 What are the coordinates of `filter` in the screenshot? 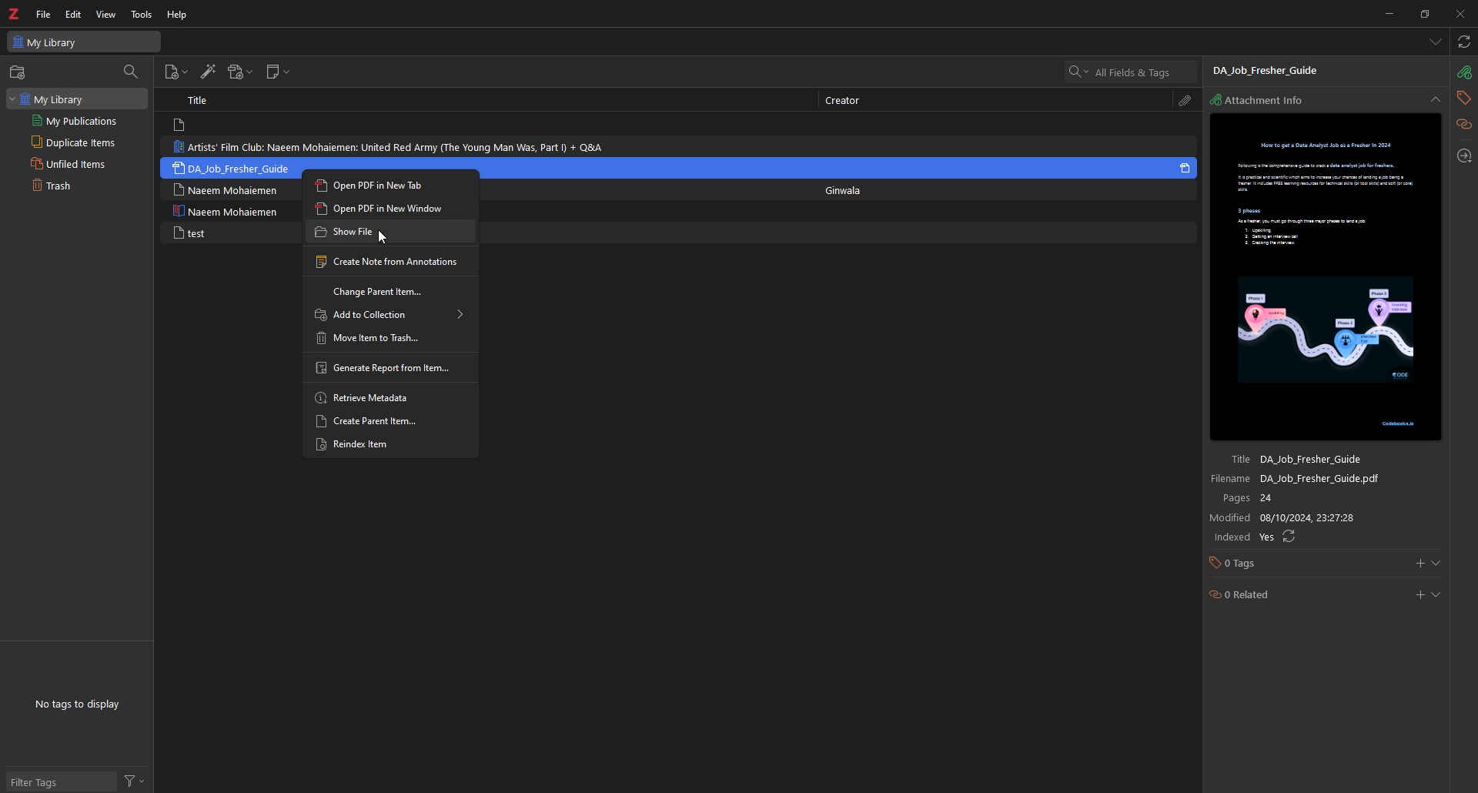 It's located at (138, 781).